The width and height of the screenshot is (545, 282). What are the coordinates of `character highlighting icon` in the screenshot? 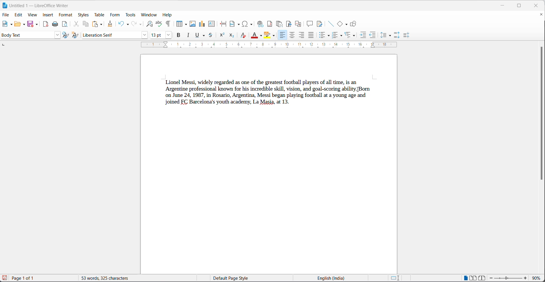 It's located at (266, 35).